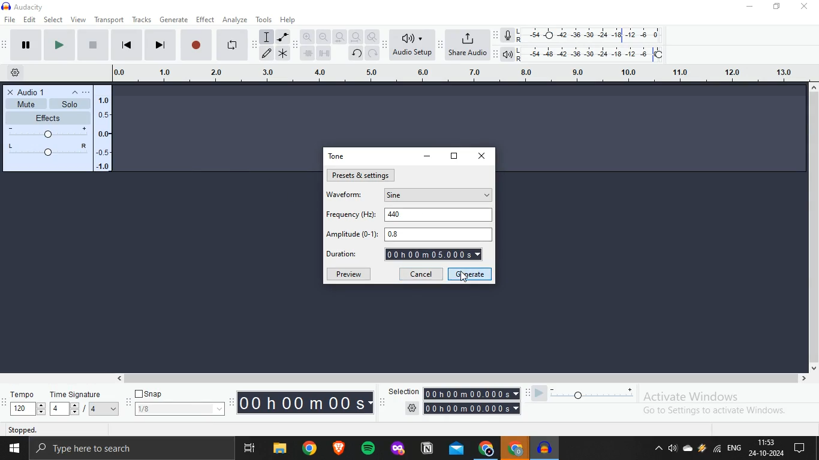 The image size is (819, 460). What do you see at coordinates (26, 91) in the screenshot?
I see `XAudio` at bounding box center [26, 91].